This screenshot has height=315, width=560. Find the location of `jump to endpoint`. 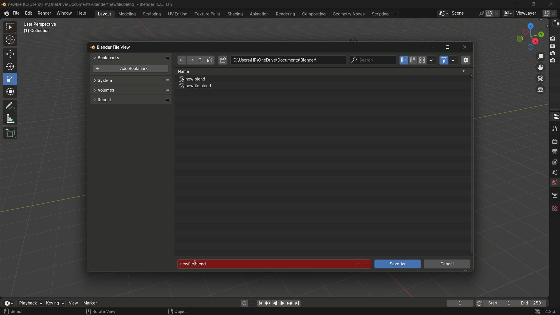

jump to endpoint is located at coordinates (260, 303).